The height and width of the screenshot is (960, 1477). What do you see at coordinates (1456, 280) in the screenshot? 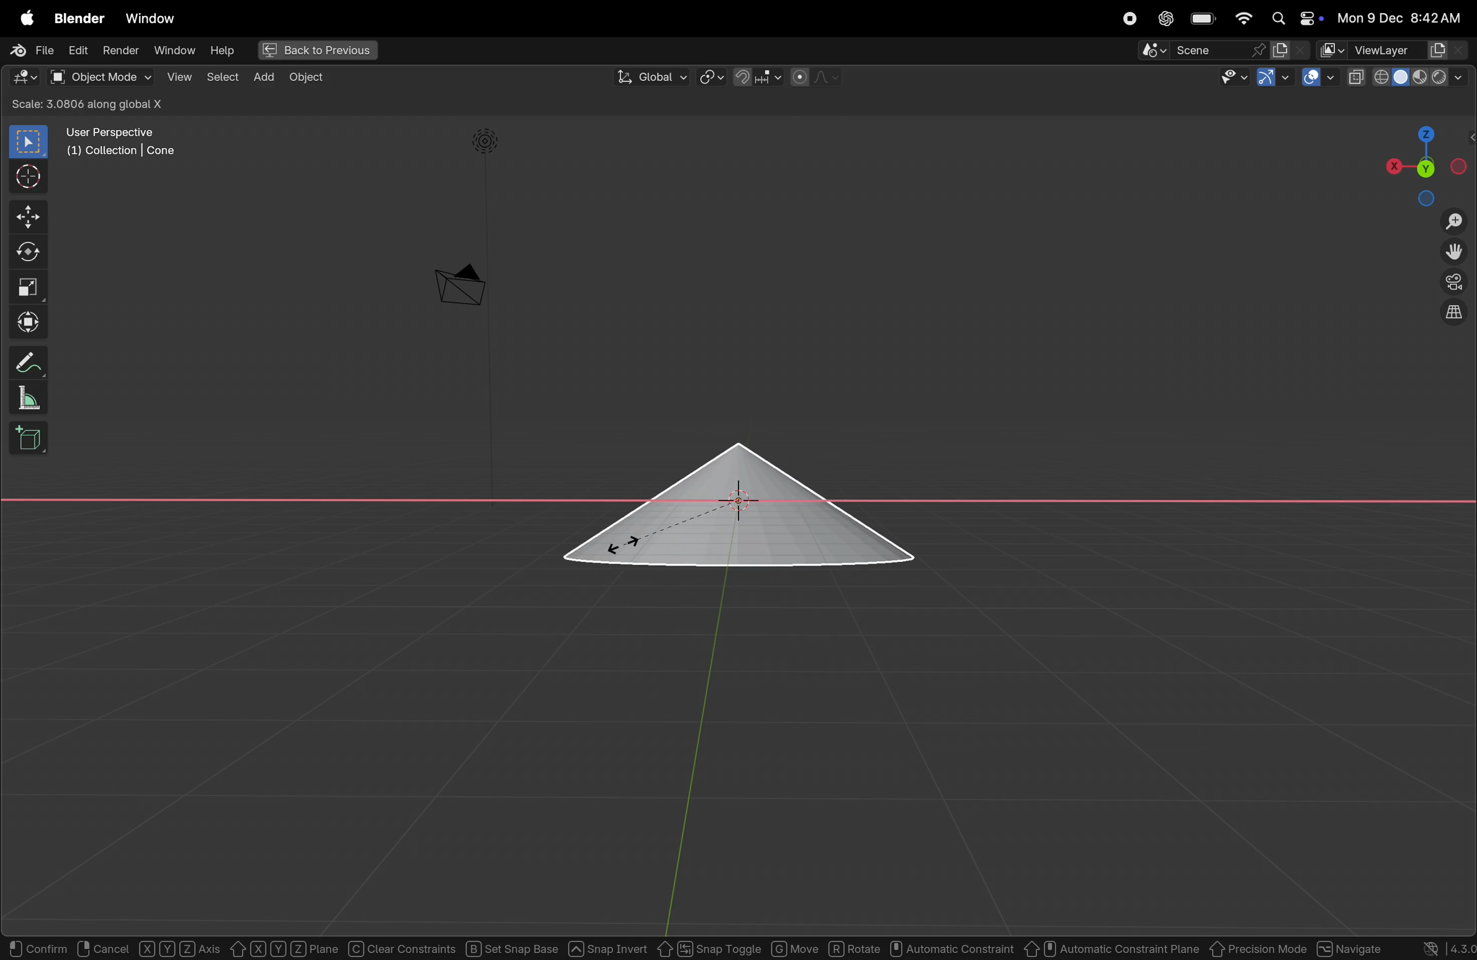
I see `toggle camera view` at bounding box center [1456, 280].